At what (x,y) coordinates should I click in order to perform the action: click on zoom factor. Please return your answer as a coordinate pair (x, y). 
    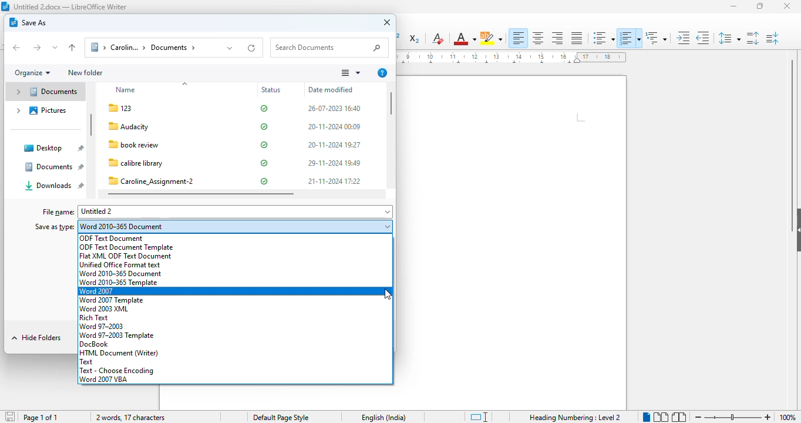
    Looking at the image, I should click on (787, 417).